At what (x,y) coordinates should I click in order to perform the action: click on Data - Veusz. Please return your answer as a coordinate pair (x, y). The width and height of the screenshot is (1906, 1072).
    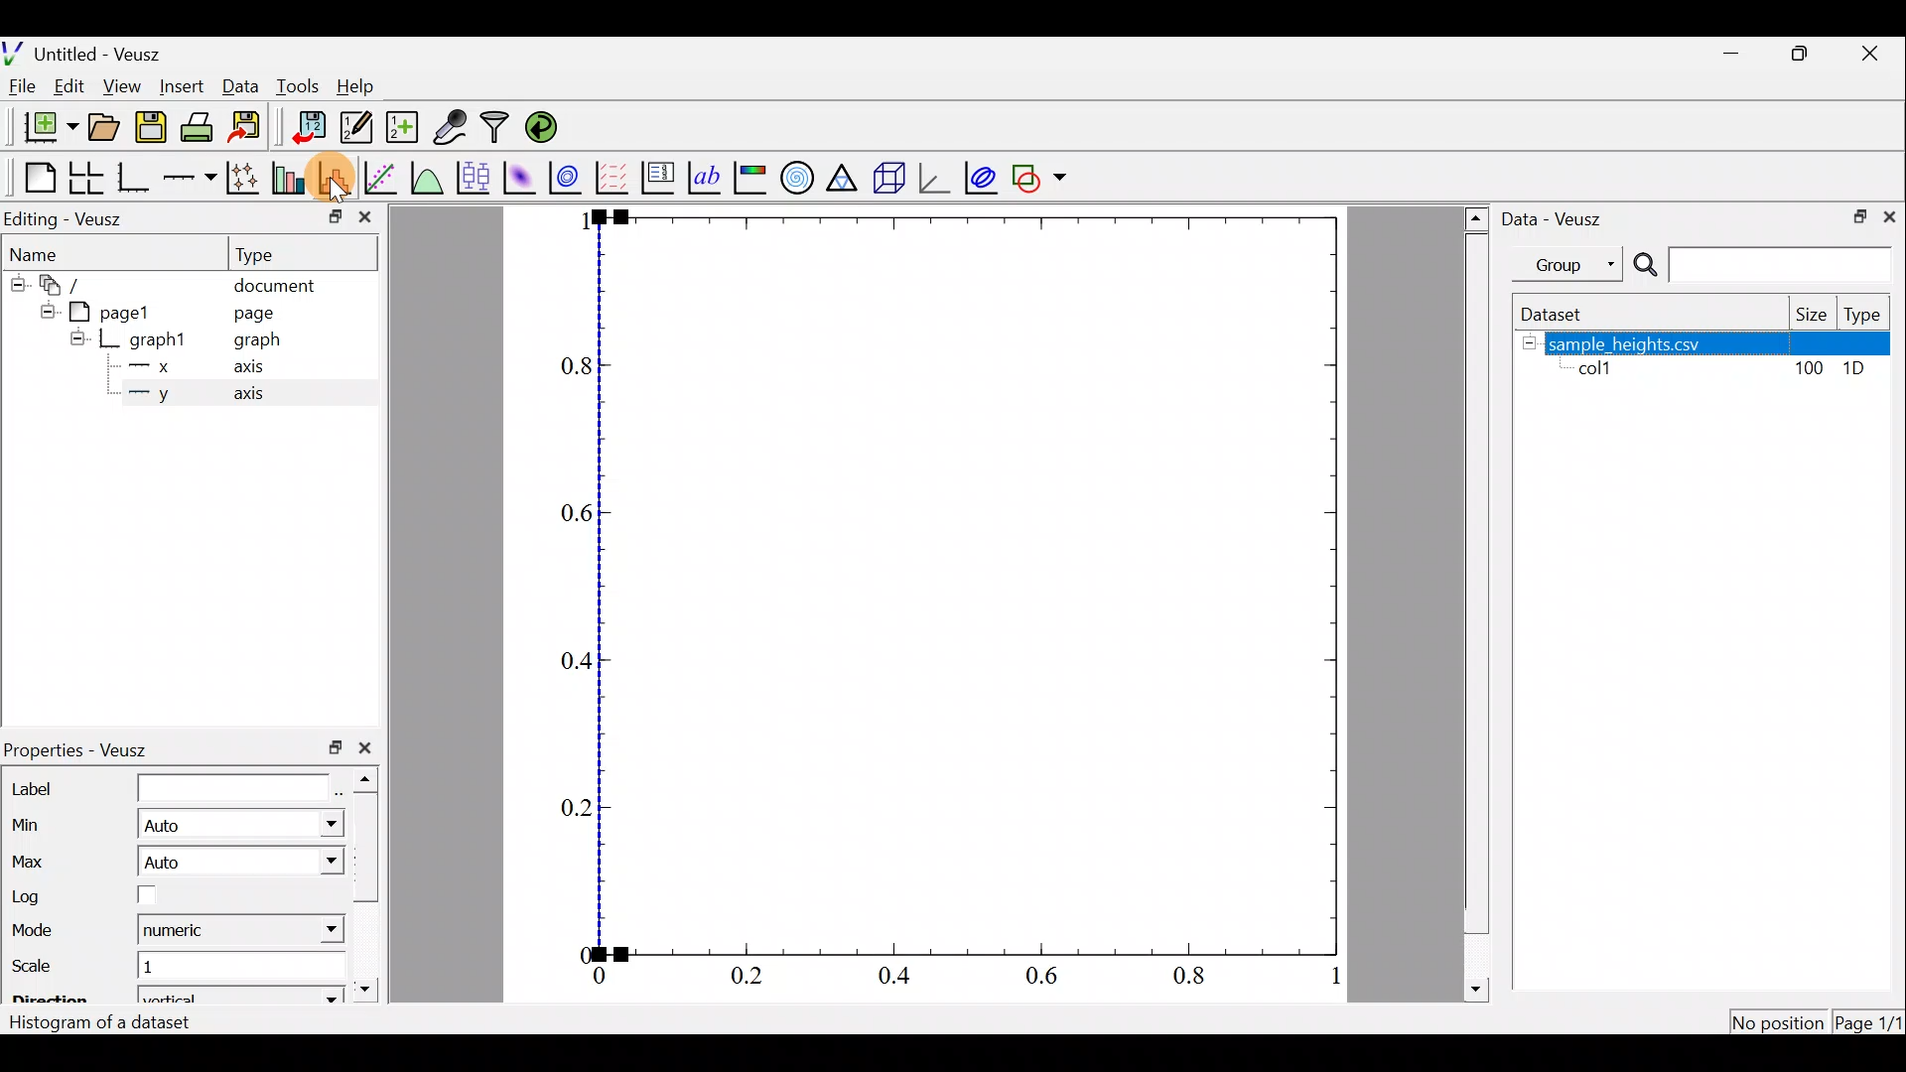
    Looking at the image, I should click on (1559, 220).